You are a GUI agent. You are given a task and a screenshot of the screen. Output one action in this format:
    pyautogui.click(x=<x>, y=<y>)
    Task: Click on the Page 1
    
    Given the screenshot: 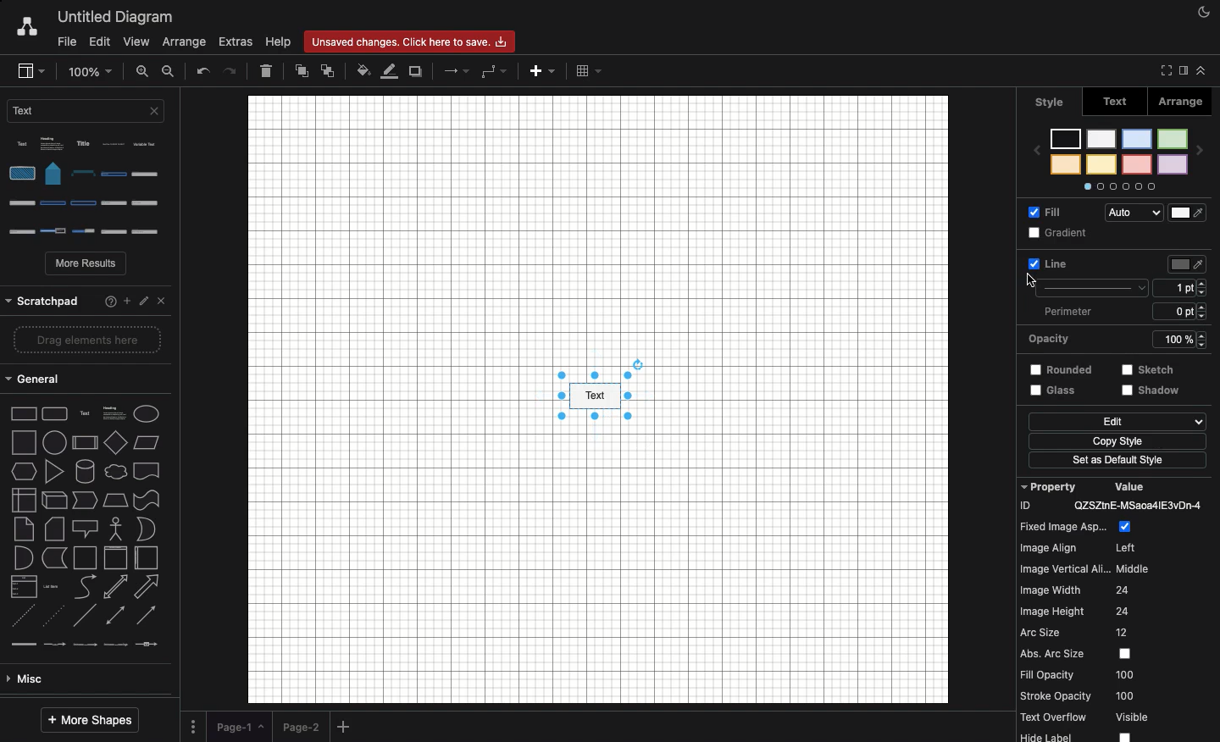 What is the action you would take?
    pyautogui.click(x=239, y=724)
    